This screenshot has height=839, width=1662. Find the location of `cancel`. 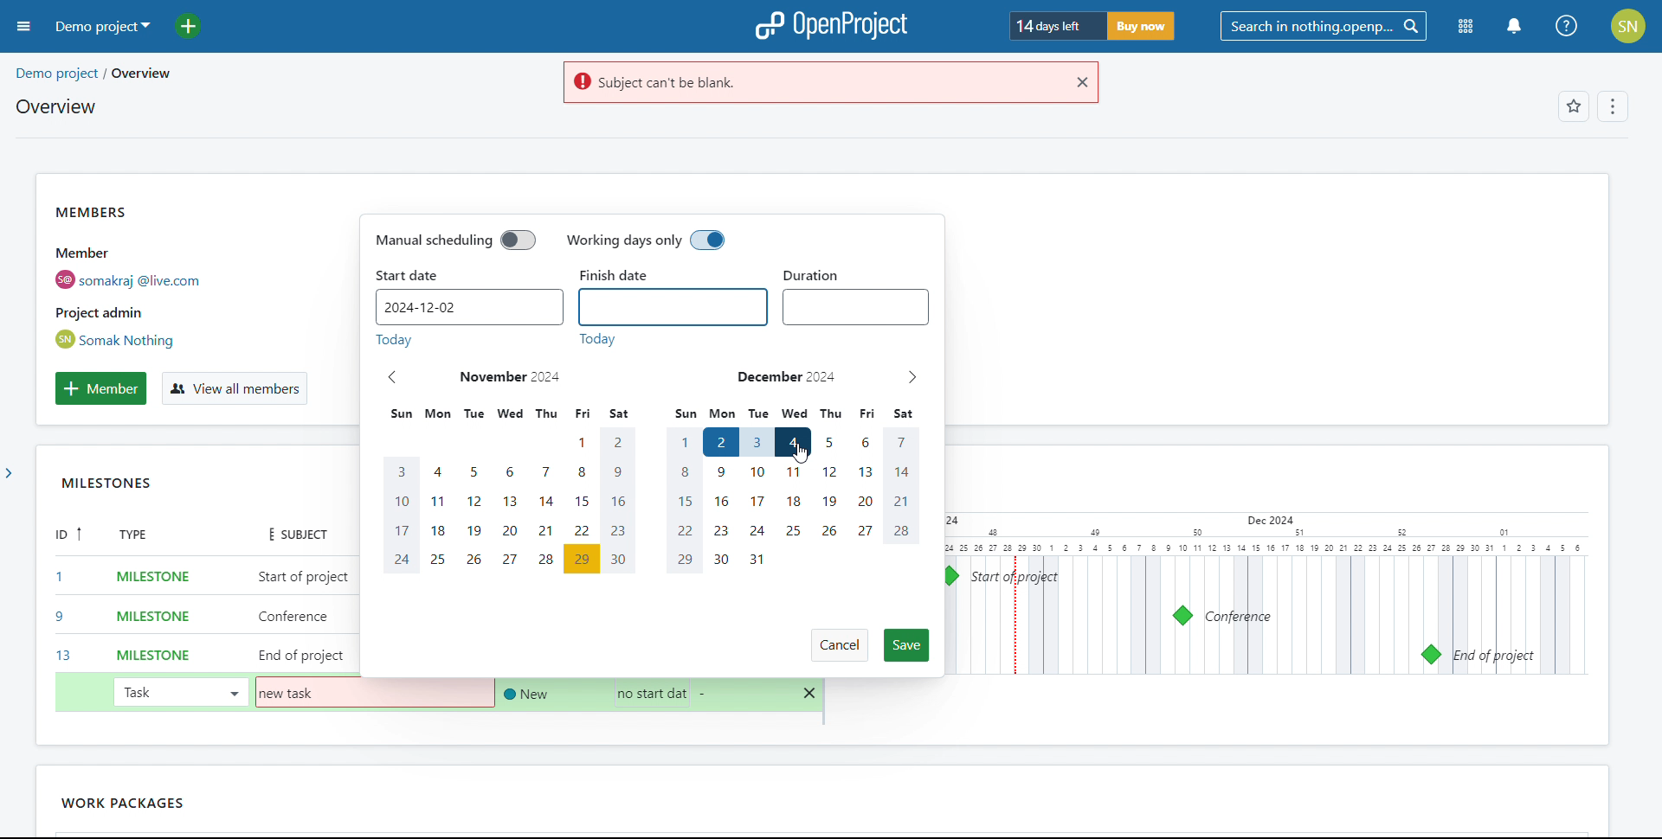

cancel is located at coordinates (839, 645).